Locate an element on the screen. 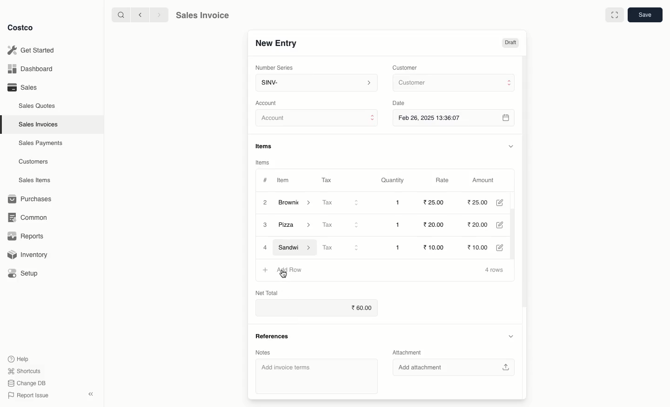  Brownie is located at coordinates (295, 203).